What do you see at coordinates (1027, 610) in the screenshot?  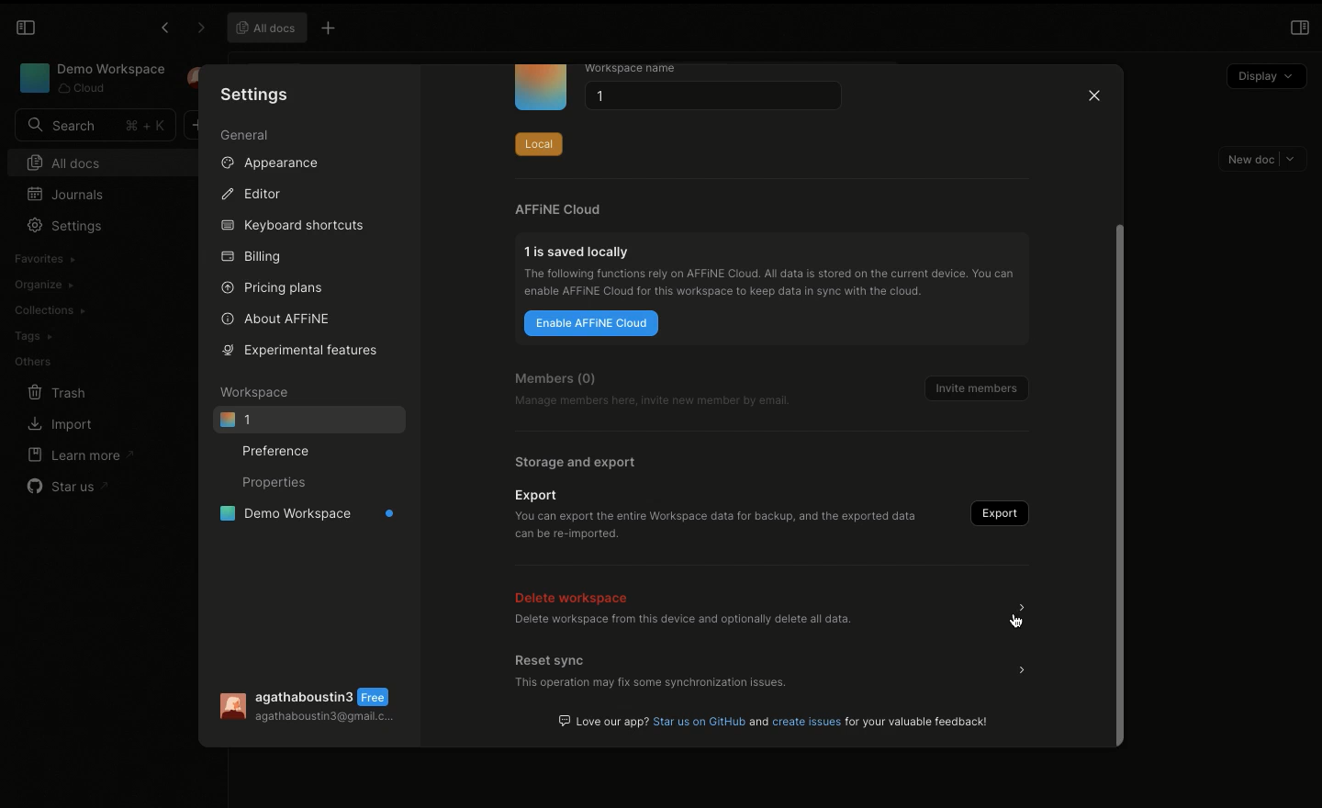 I see `Accordion` at bounding box center [1027, 610].